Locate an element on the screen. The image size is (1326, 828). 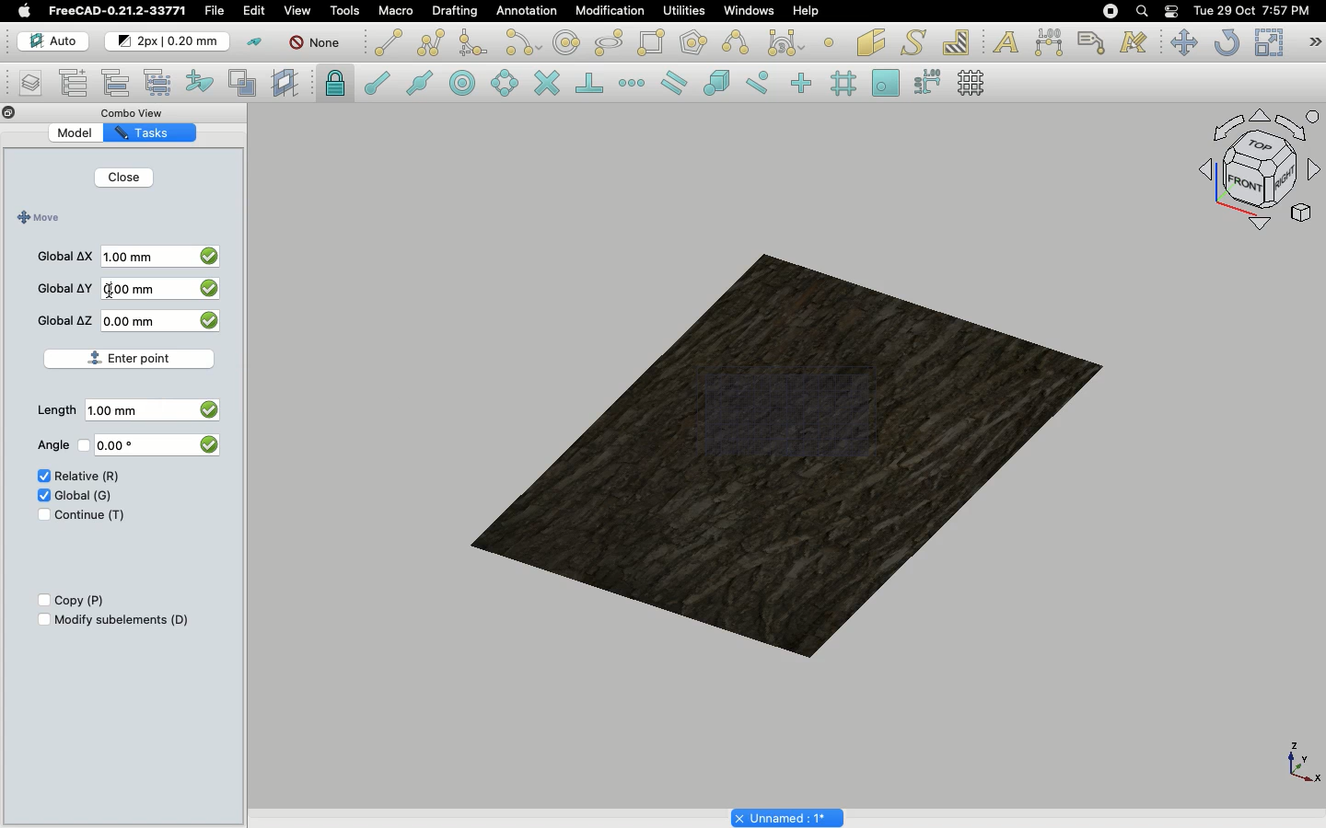
Search is located at coordinates (1141, 11).